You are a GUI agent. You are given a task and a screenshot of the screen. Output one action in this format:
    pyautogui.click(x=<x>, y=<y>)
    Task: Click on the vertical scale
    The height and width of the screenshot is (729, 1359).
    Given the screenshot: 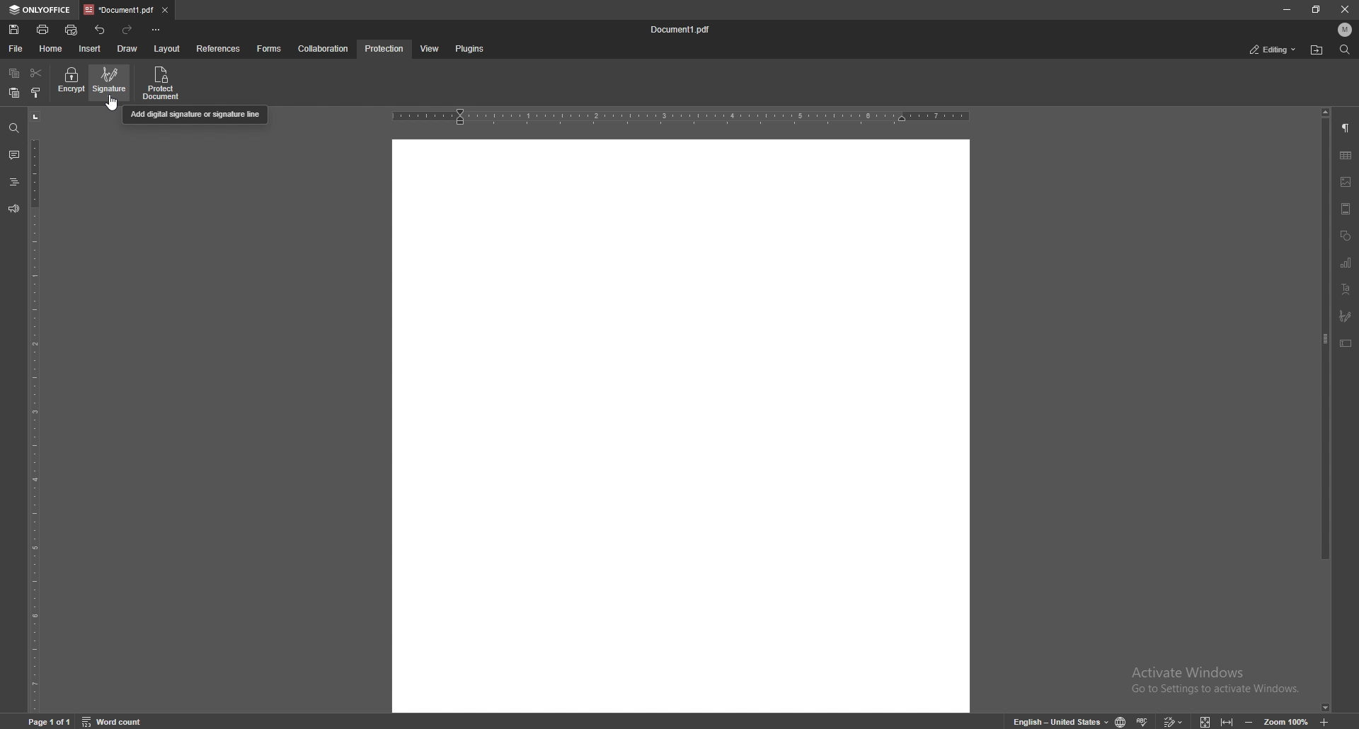 What is the action you would take?
    pyautogui.click(x=35, y=411)
    